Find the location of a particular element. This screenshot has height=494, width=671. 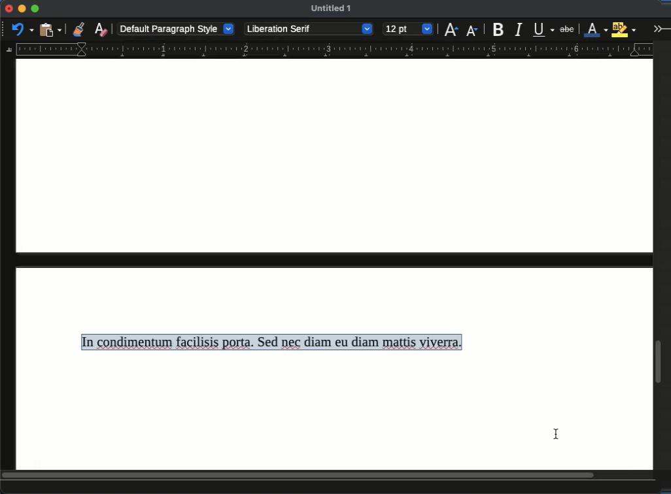

maximize  is located at coordinates (35, 9).